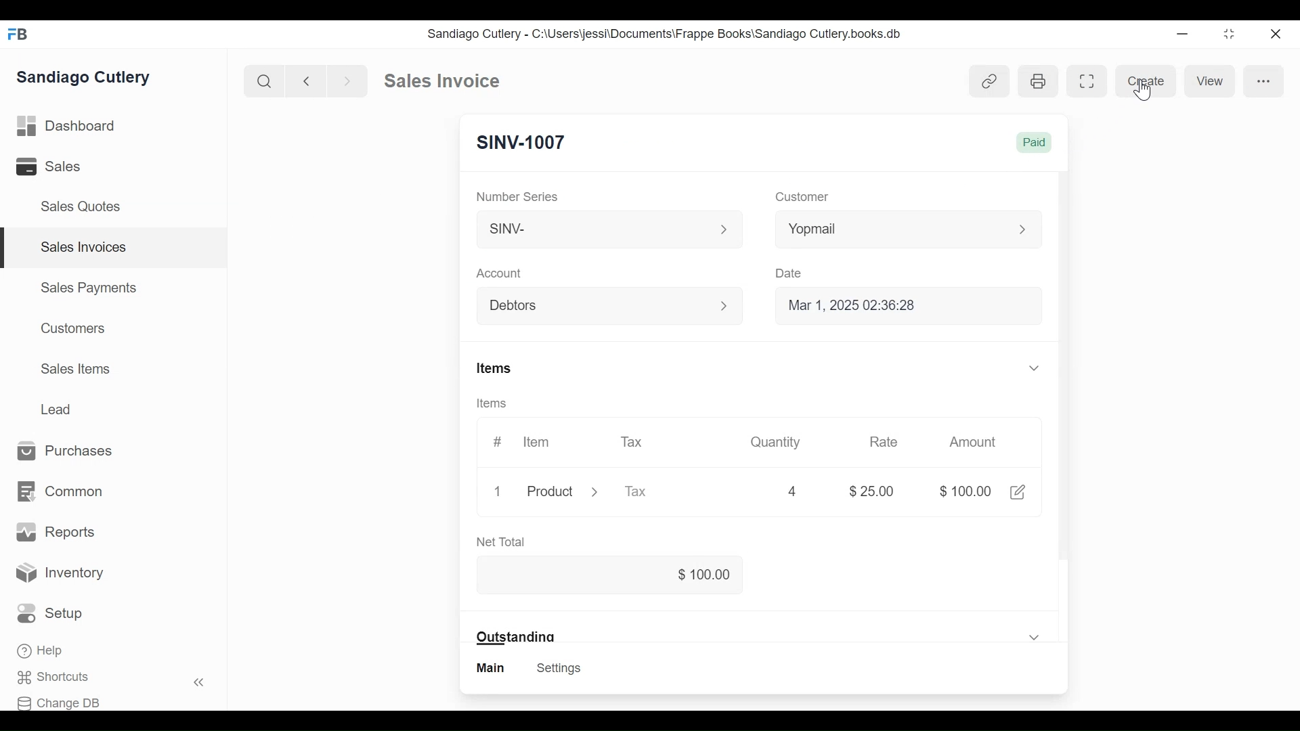 This screenshot has height=731, width=1300. What do you see at coordinates (601, 305) in the screenshot?
I see `Debtors` at bounding box center [601, 305].